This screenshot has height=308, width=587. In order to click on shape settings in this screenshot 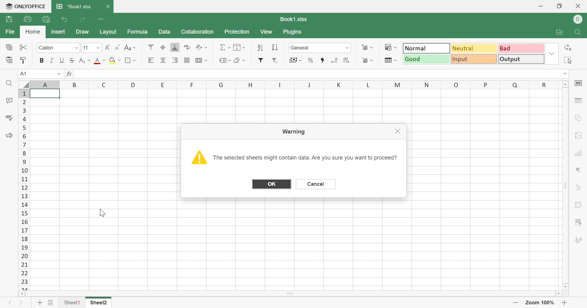, I will do `click(577, 119)`.